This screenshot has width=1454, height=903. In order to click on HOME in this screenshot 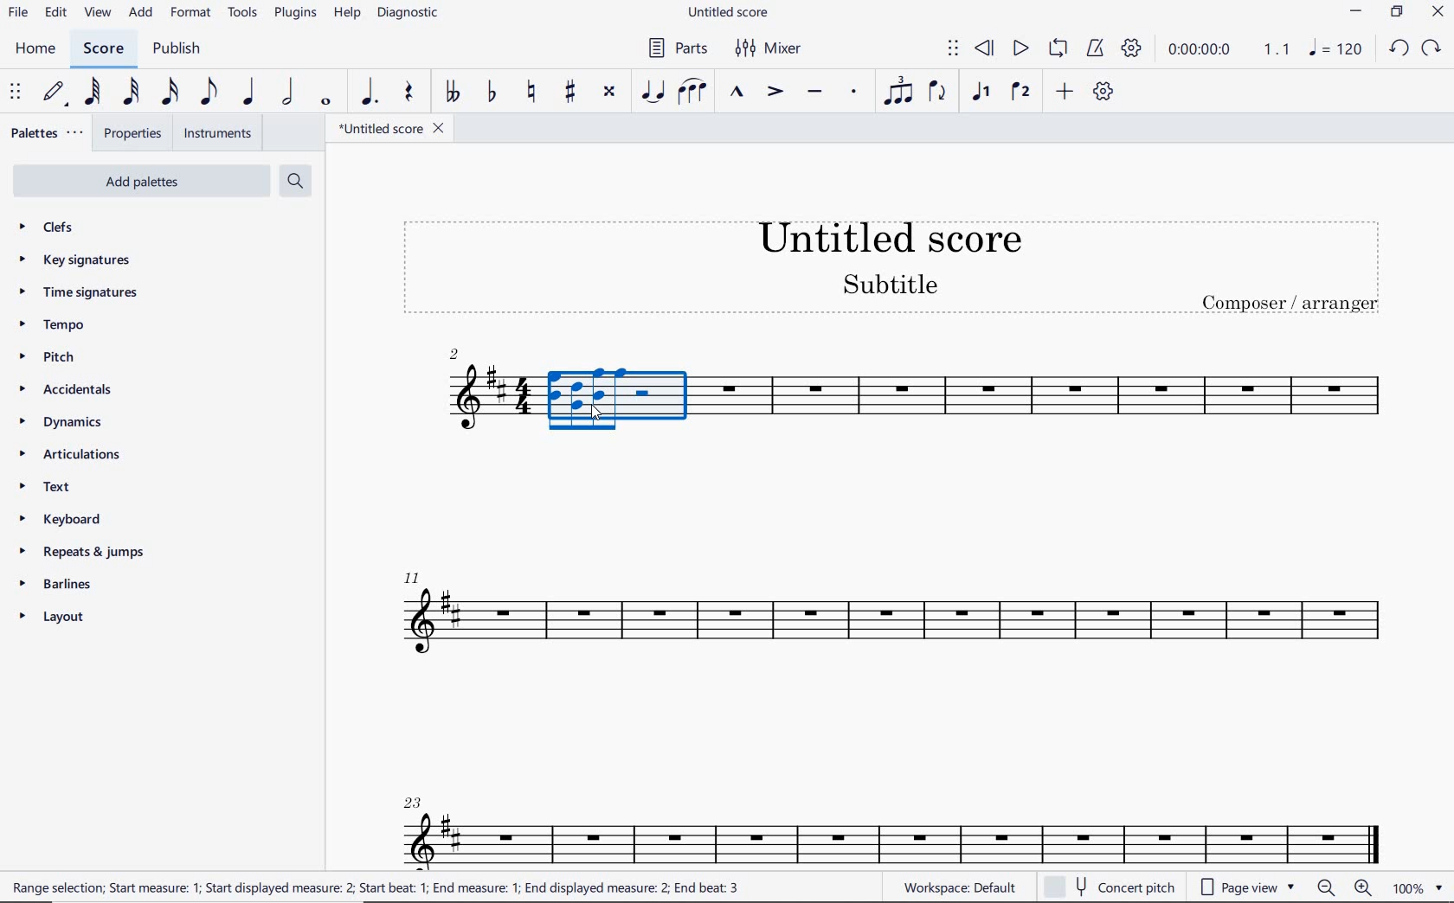, I will do `click(35, 49)`.